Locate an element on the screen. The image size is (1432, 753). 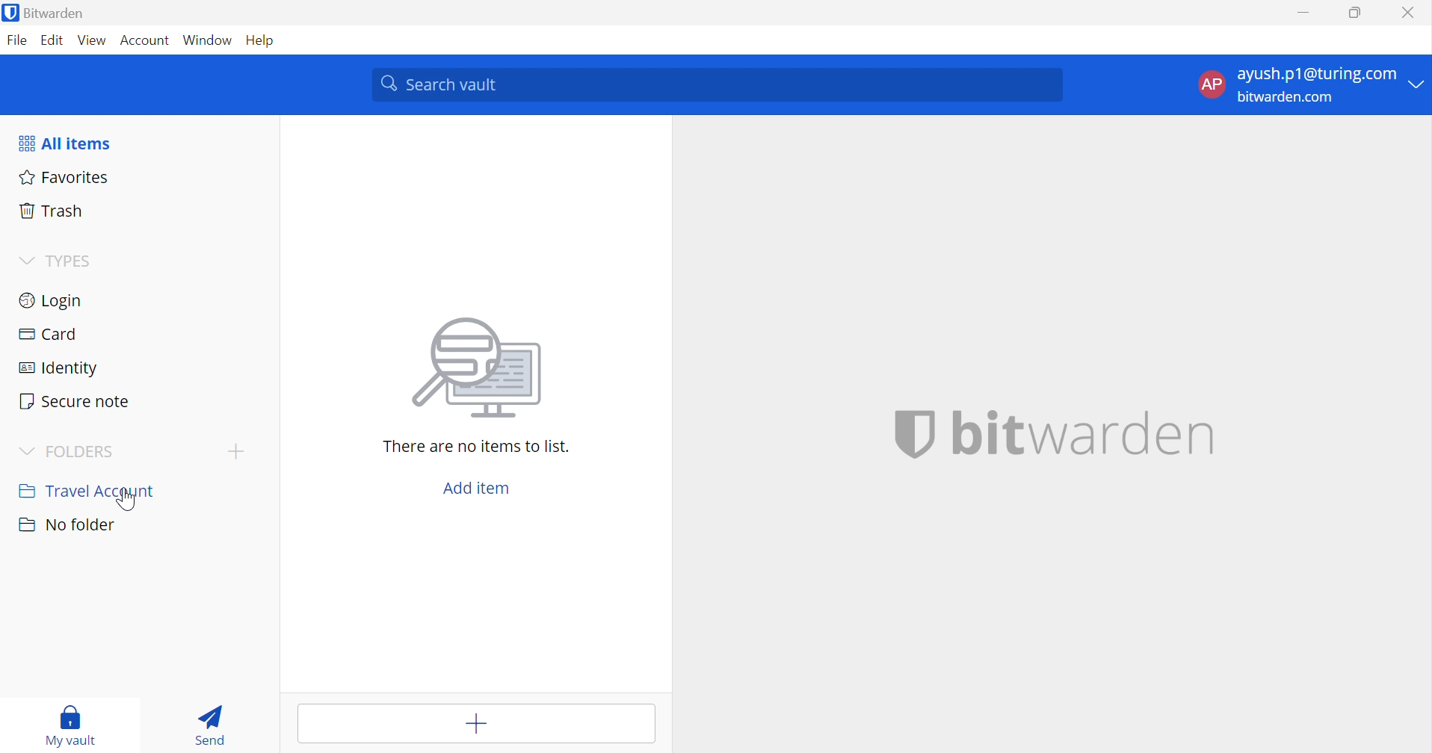
Bitwarden is located at coordinates (48, 13).